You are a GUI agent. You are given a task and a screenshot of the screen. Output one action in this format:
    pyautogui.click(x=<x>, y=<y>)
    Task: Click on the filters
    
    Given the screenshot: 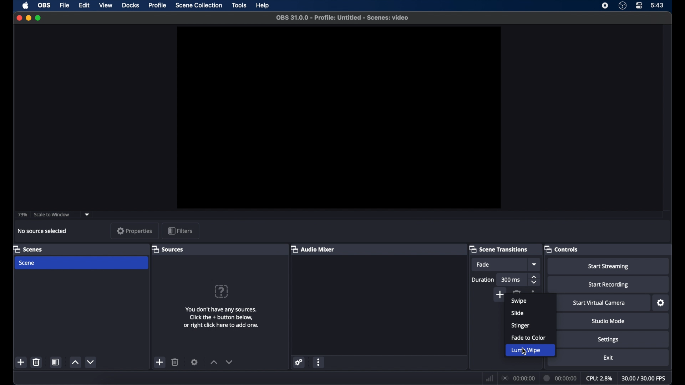 What is the action you would take?
    pyautogui.click(x=181, y=231)
    